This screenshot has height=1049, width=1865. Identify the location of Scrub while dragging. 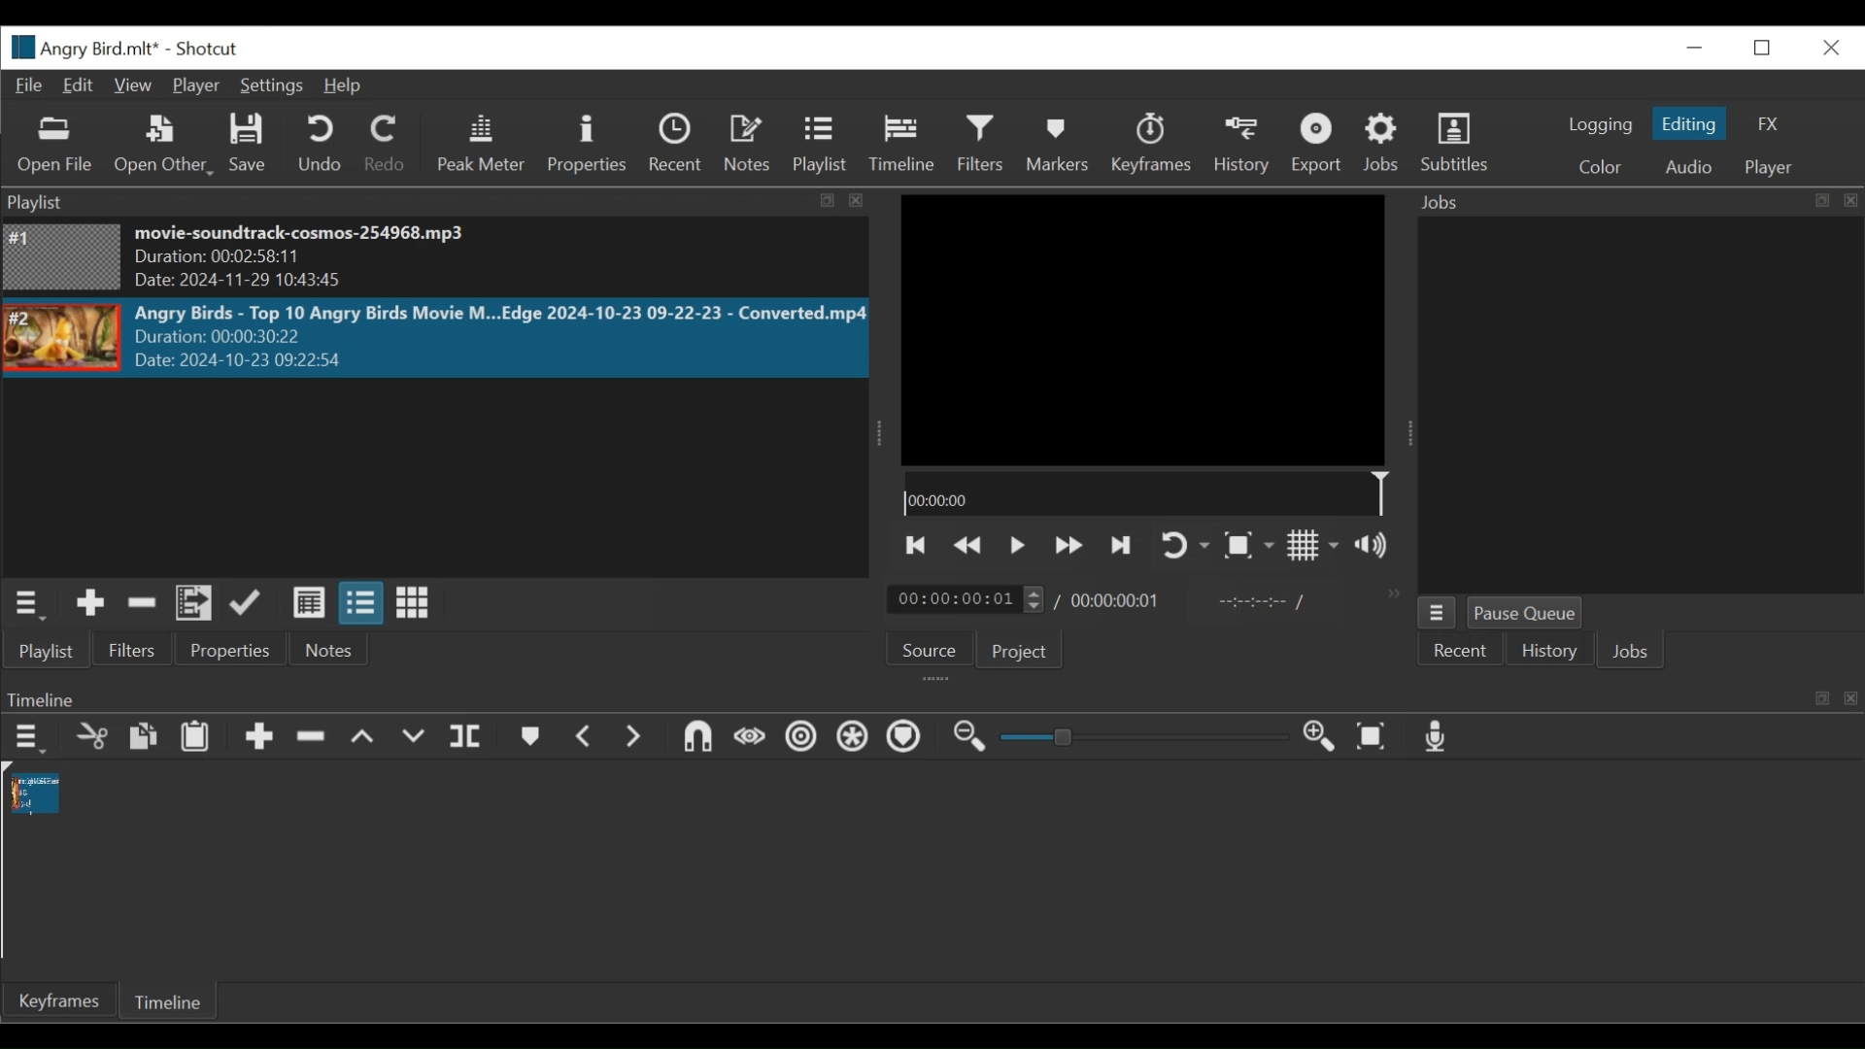
(747, 738).